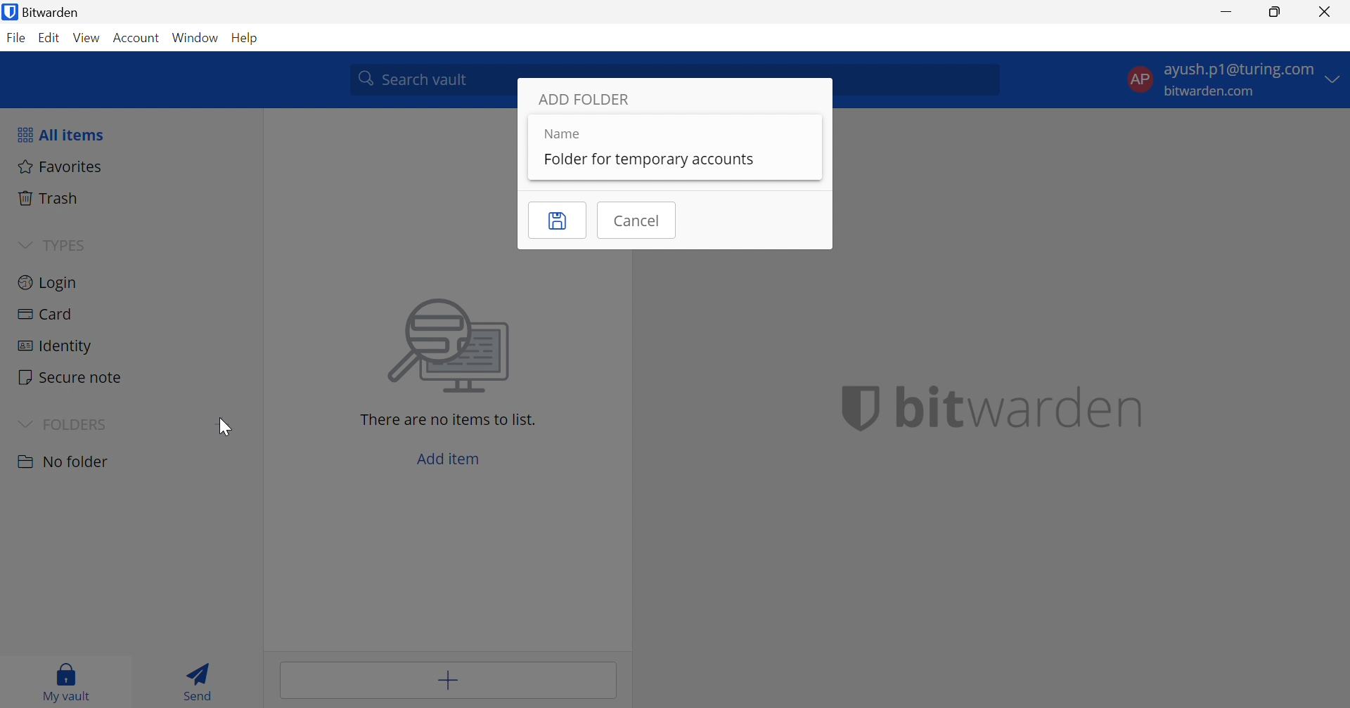 The image size is (1350, 708). I want to click on Save, so click(562, 221).